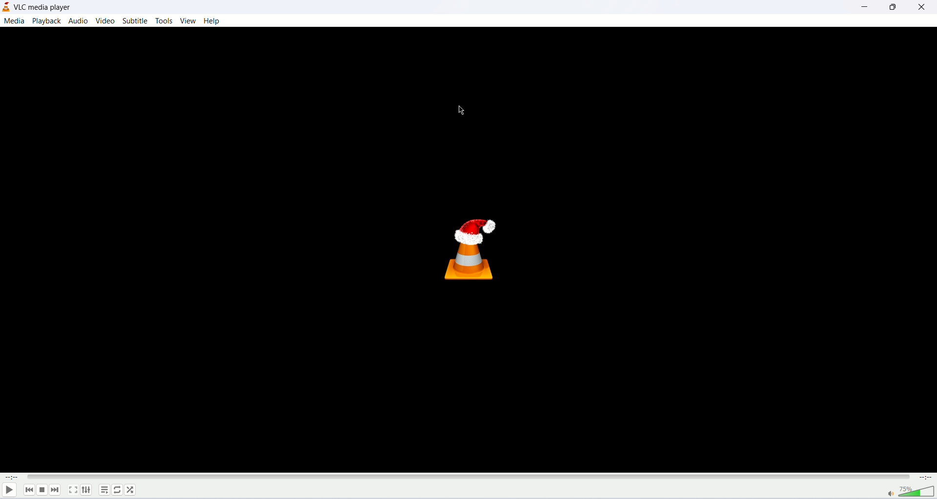 This screenshot has height=499, width=937. What do you see at coordinates (6, 6) in the screenshot?
I see `logo` at bounding box center [6, 6].